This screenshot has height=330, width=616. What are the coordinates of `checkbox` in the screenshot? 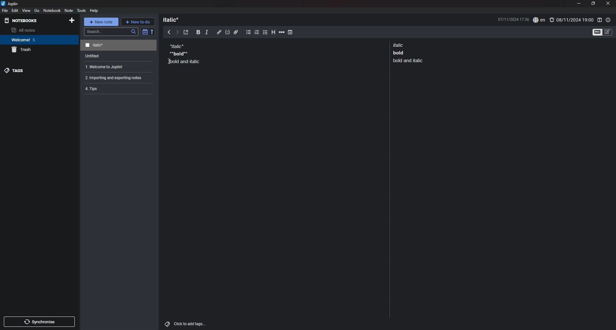 It's located at (265, 33).